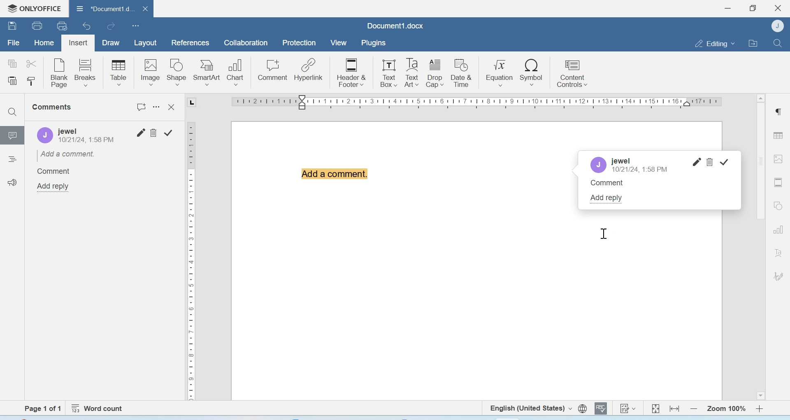 This screenshot has width=790, height=420. What do you see at coordinates (13, 43) in the screenshot?
I see `File` at bounding box center [13, 43].